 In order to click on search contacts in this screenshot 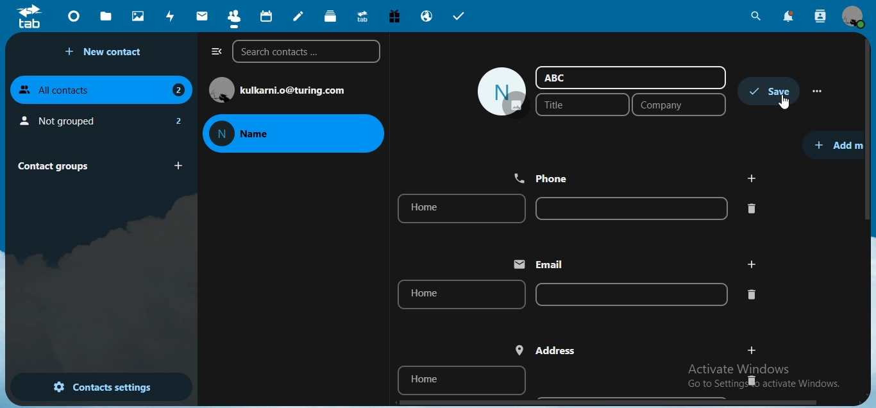, I will do `click(305, 53)`.